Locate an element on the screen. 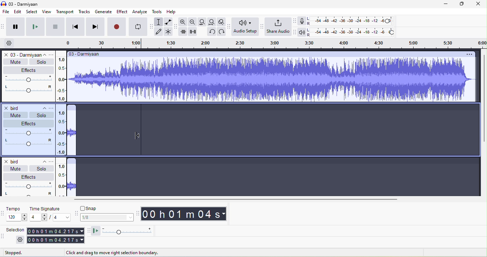  click and drag to move night selection boundary is located at coordinates (118, 253).